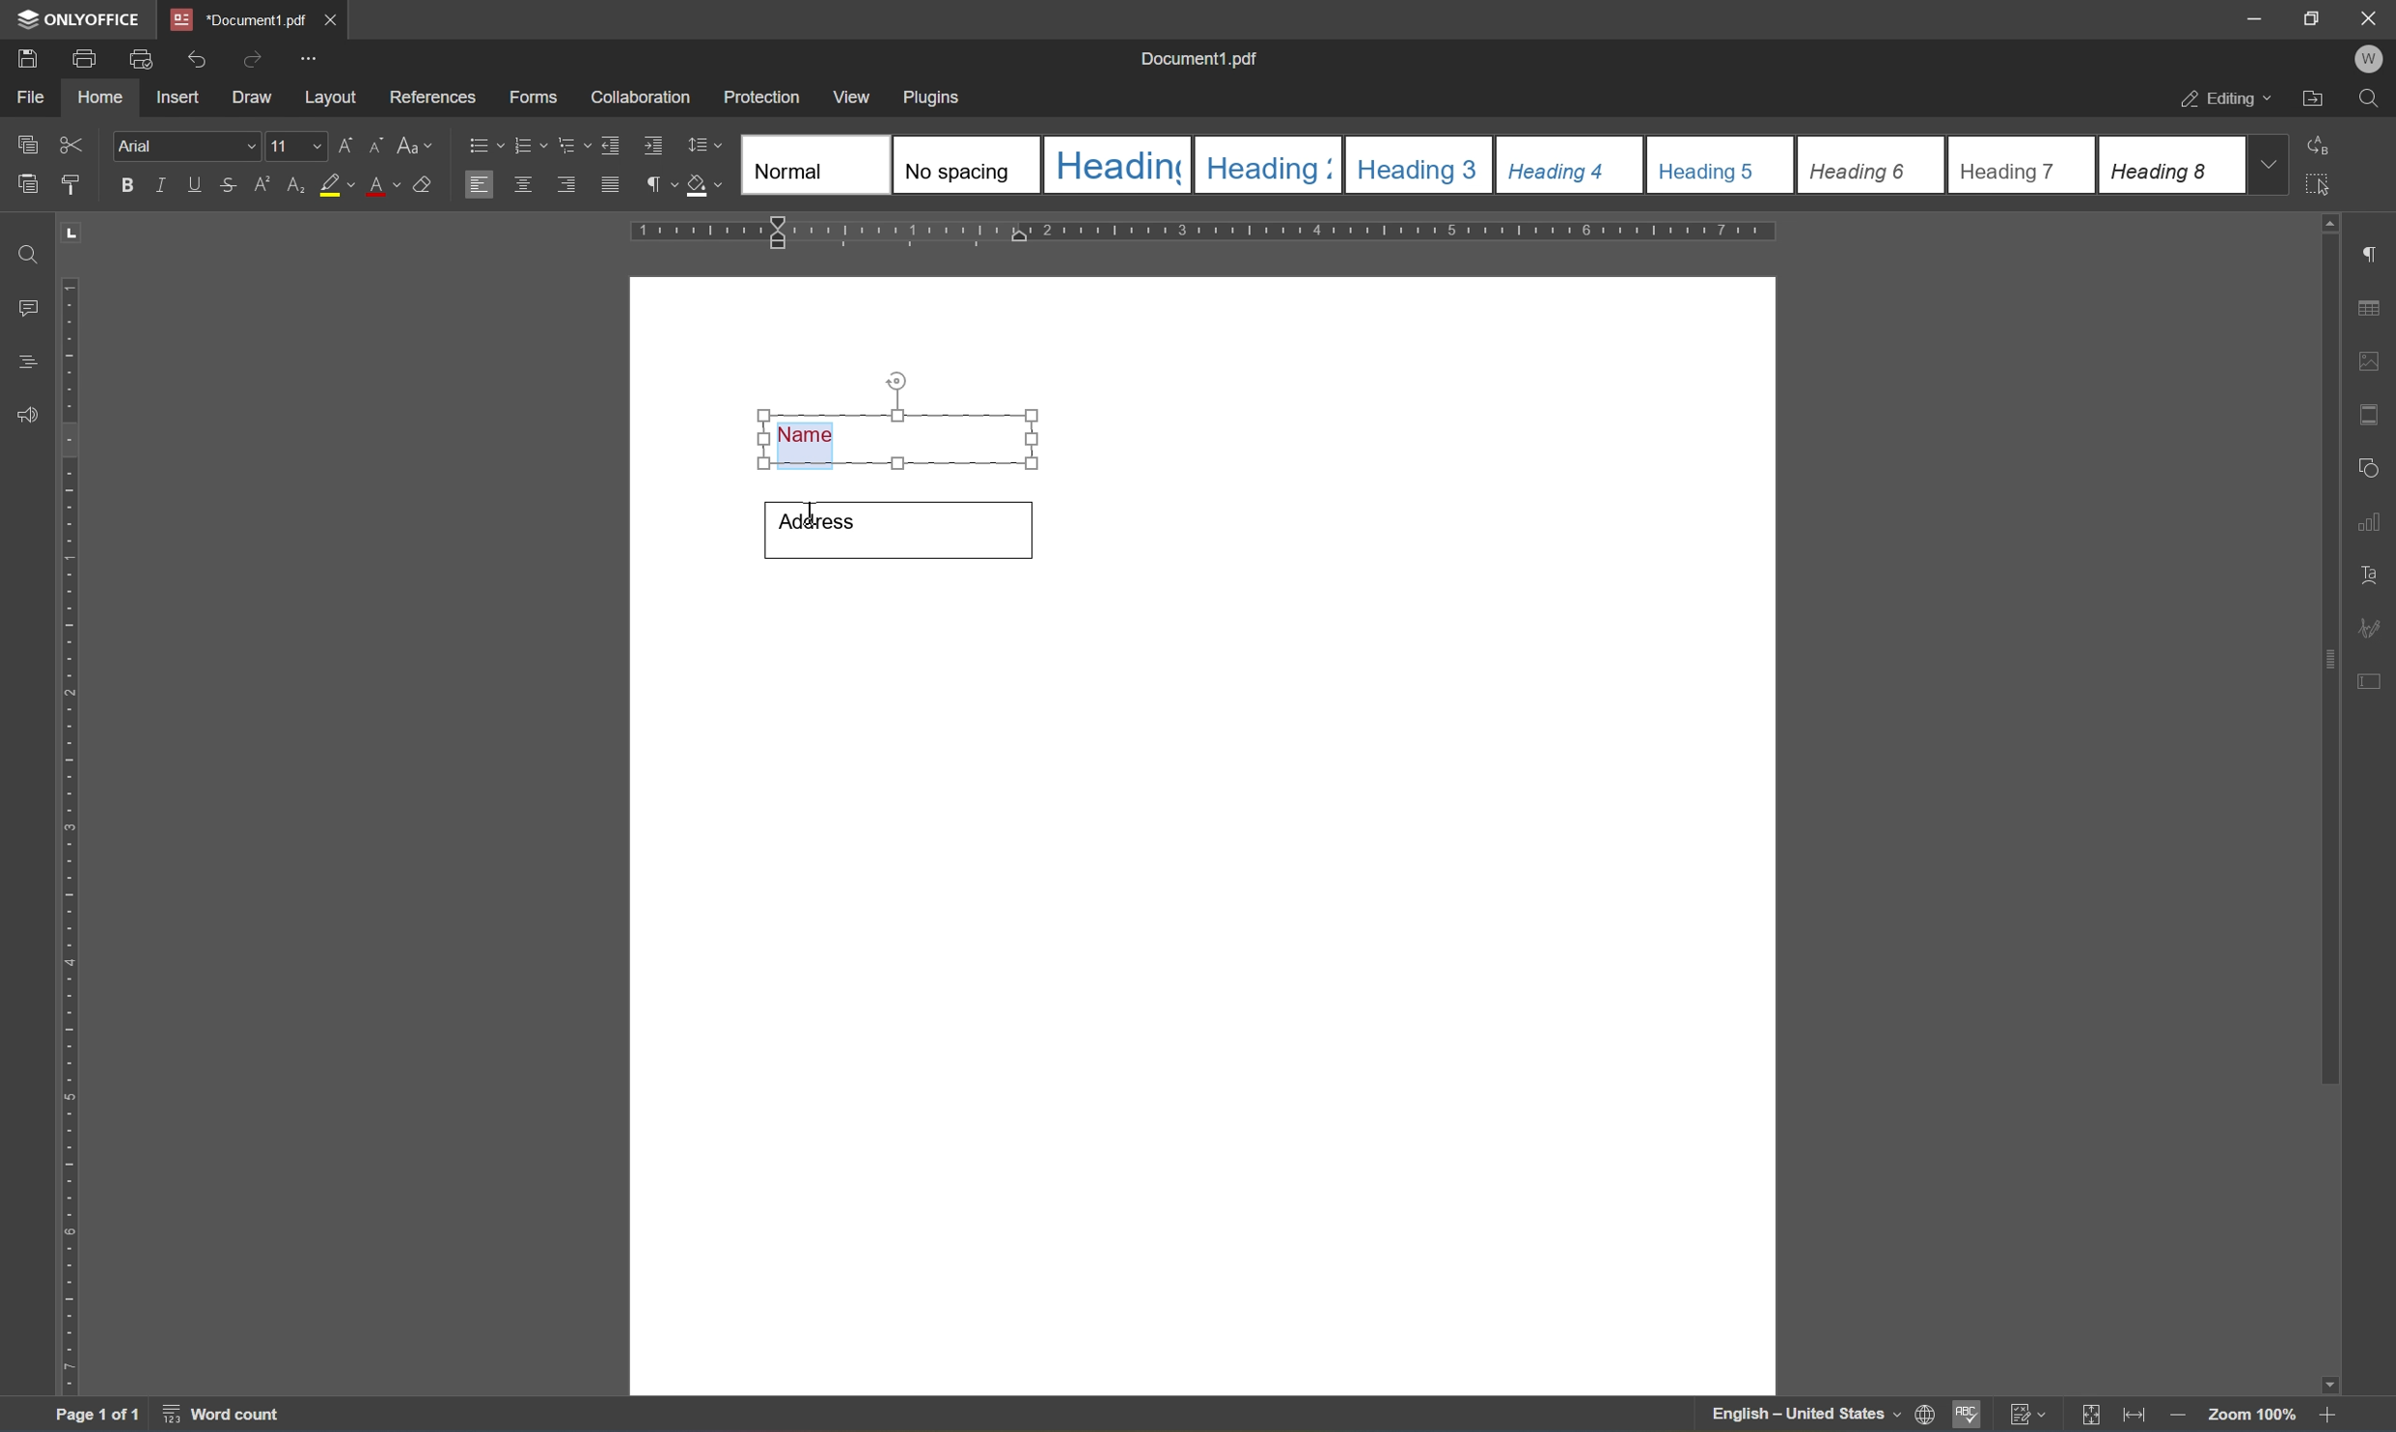 This screenshot has height=1432, width=2396. What do you see at coordinates (1207, 232) in the screenshot?
I see `ruler` at bounding box center [1207, 232].